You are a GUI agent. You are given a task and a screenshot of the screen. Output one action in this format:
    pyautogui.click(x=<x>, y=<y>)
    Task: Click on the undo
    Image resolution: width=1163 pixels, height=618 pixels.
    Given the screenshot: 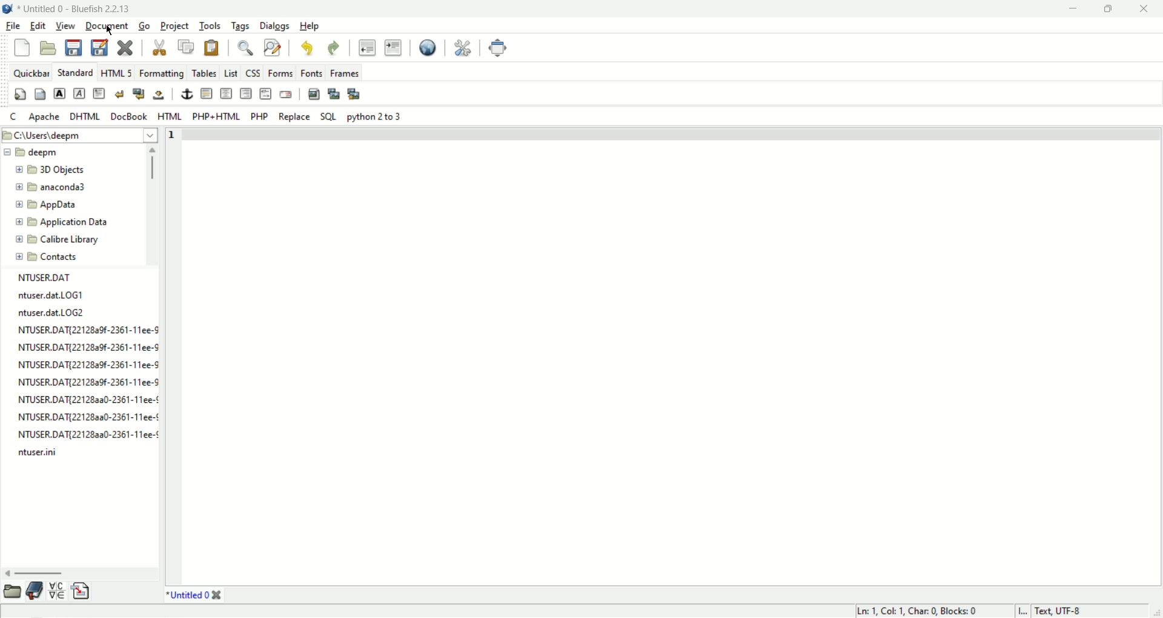 What is the action you would take?
    pyautogui.click(x=308, y=48)
    